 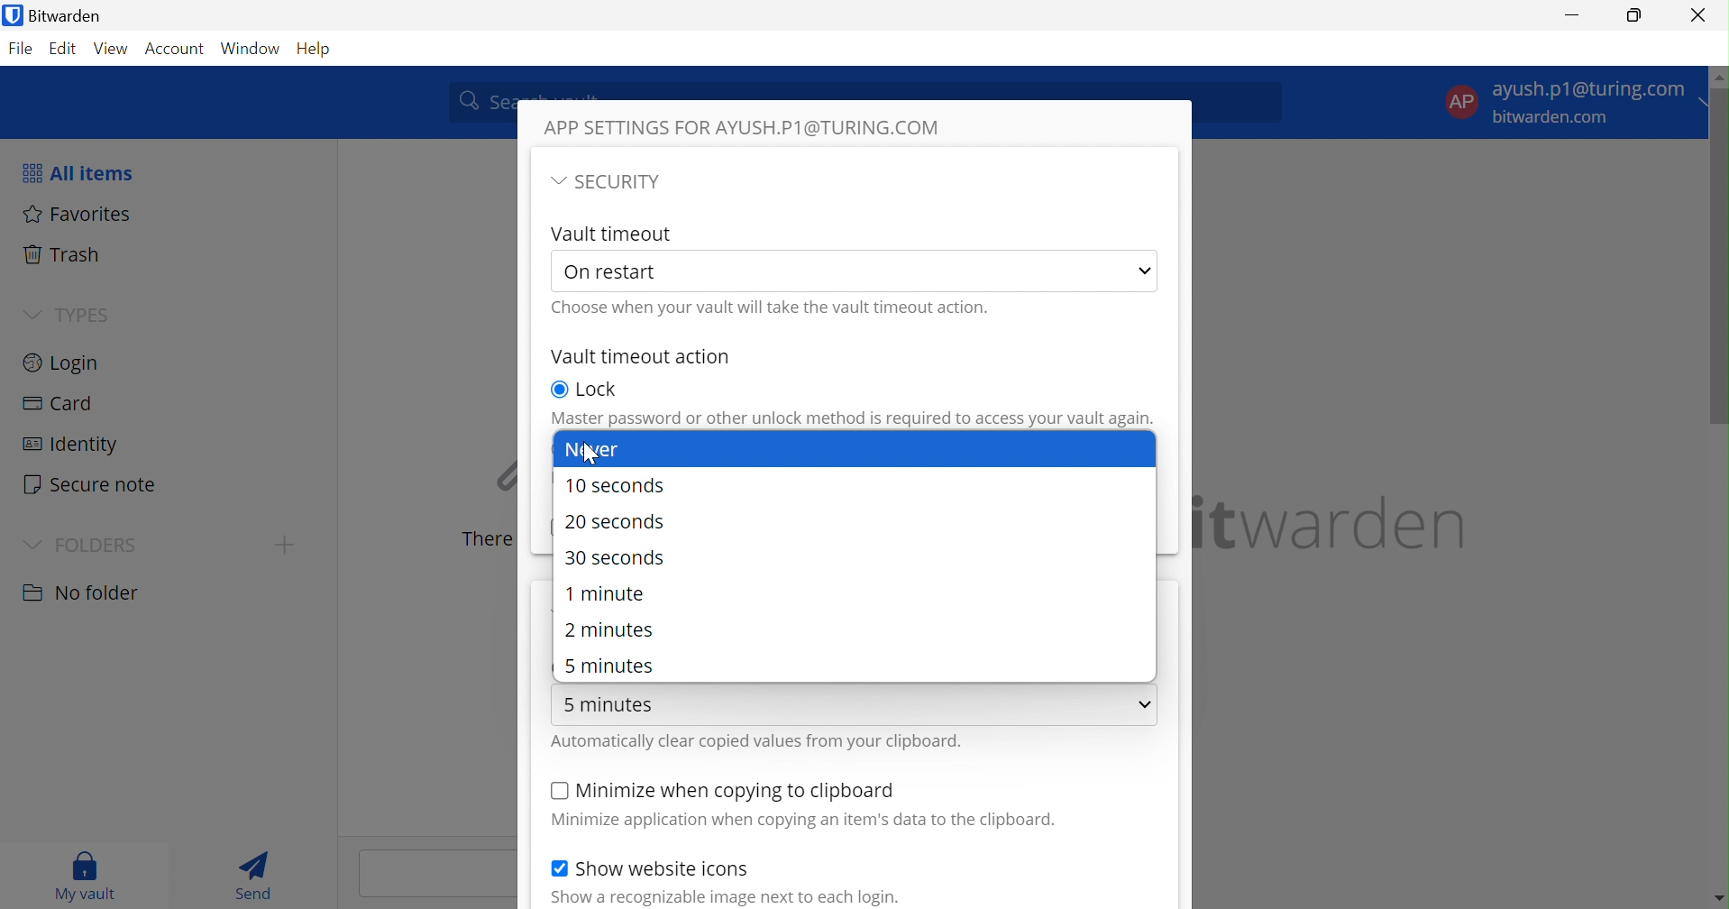 What do you see at coordinates (591, 454) in the screenshot?
I see `cursor` at bounding box center [591, 454].